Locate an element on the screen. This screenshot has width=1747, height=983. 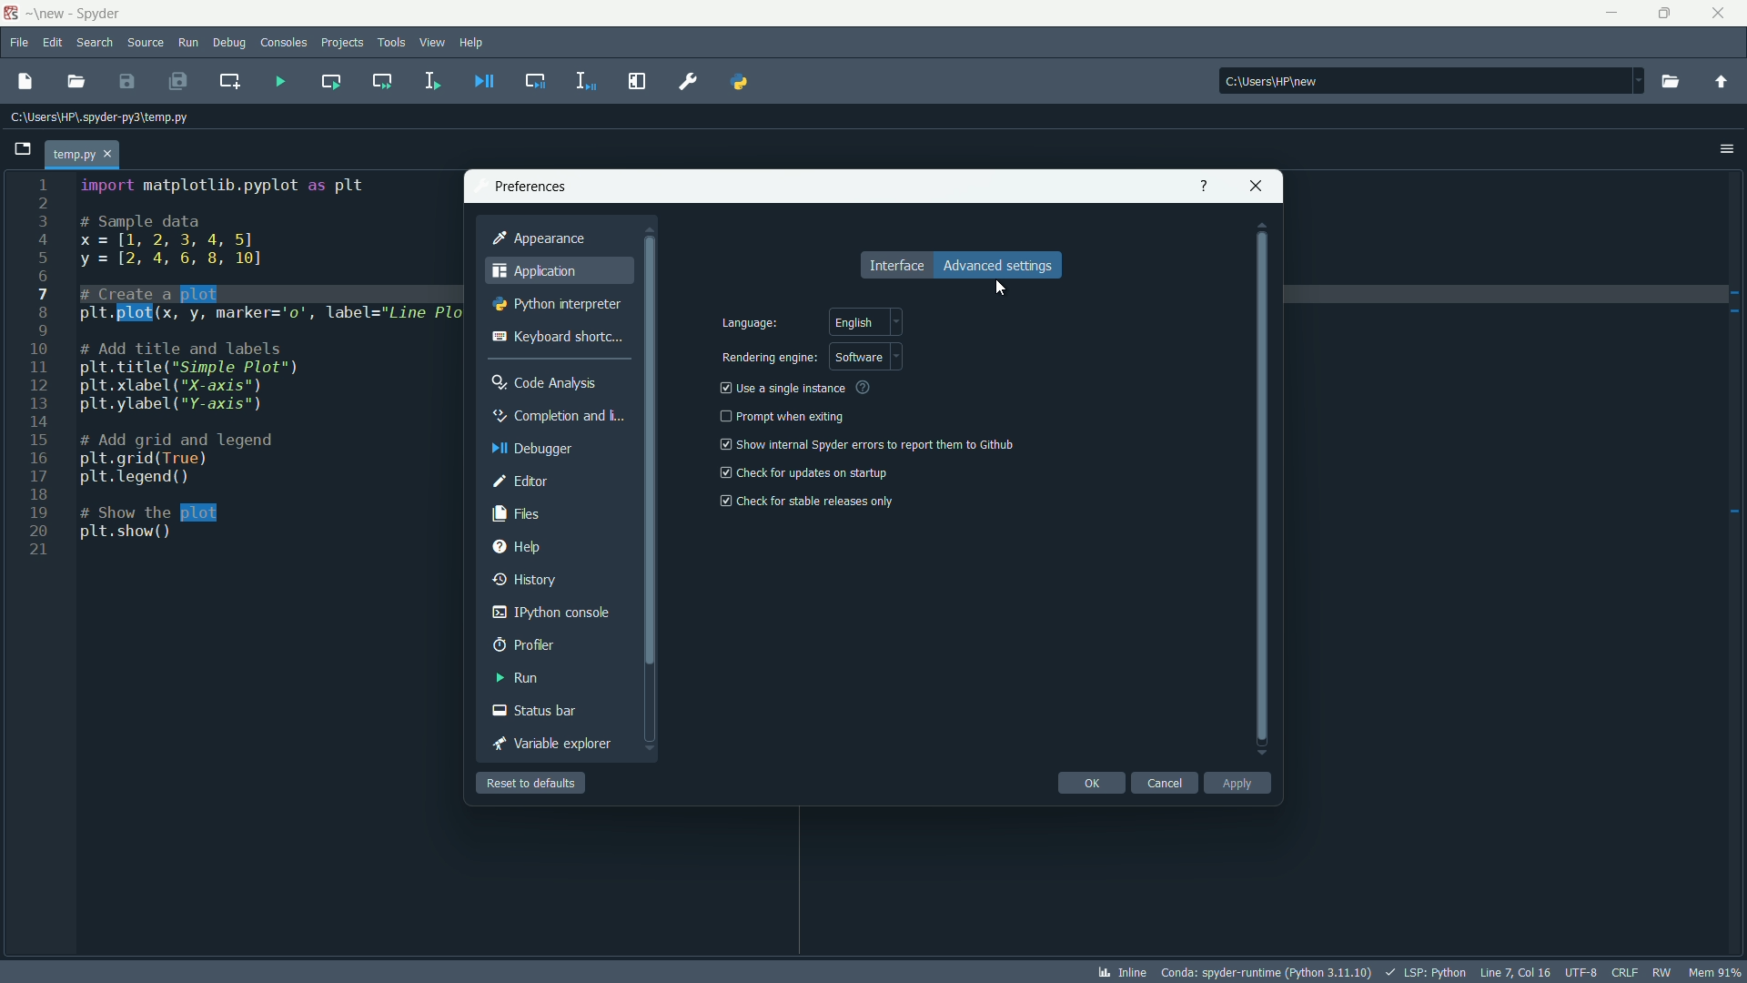
run current cell and go to the next one is located at coordinates (384, 80).